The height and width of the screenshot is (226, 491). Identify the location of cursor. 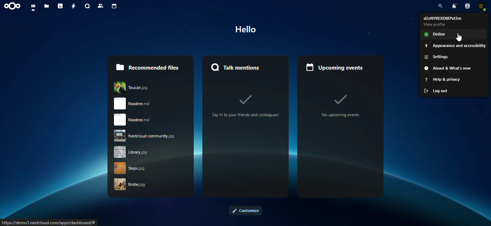
(462, 37).